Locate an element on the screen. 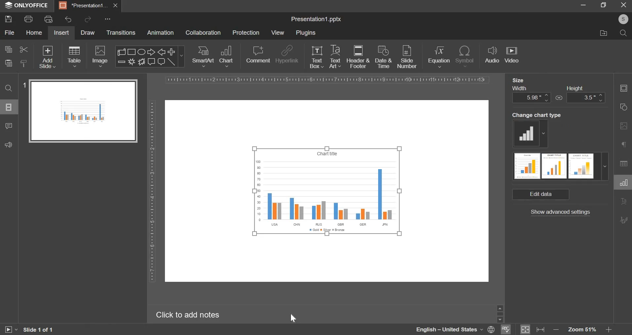 This screenshot has width=632, height=335. plugins is located at coordinates (306, 34).